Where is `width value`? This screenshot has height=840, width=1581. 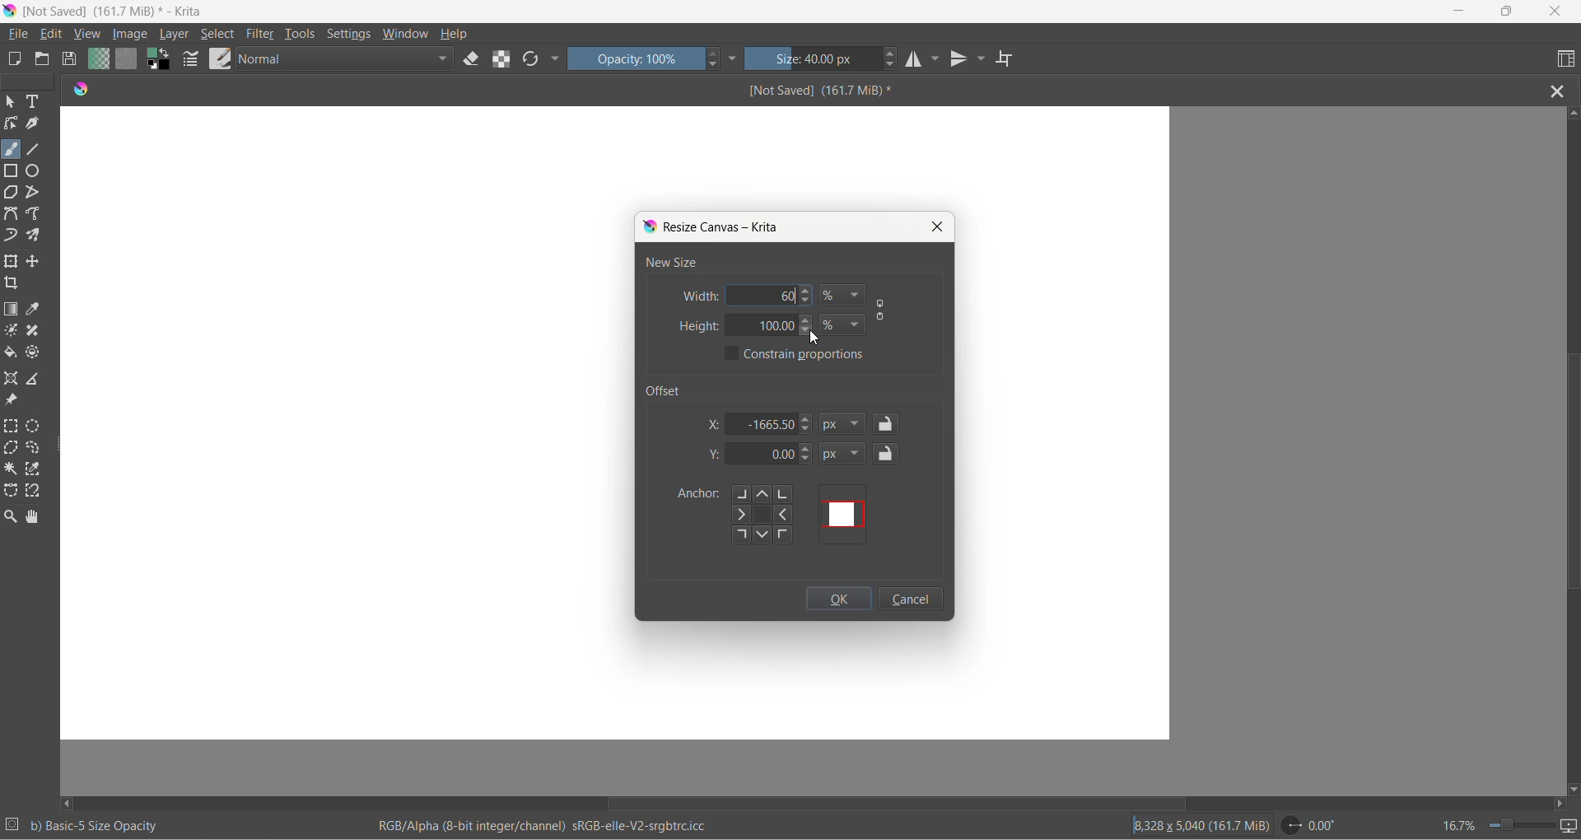
width value is located at coordinates (788, 295).